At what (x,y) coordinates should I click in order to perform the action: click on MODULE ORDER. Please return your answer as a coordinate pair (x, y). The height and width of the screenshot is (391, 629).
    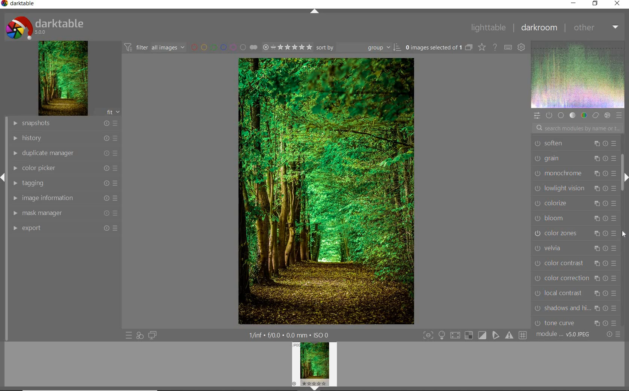
    Looking at the image, I should click on (564, 334).